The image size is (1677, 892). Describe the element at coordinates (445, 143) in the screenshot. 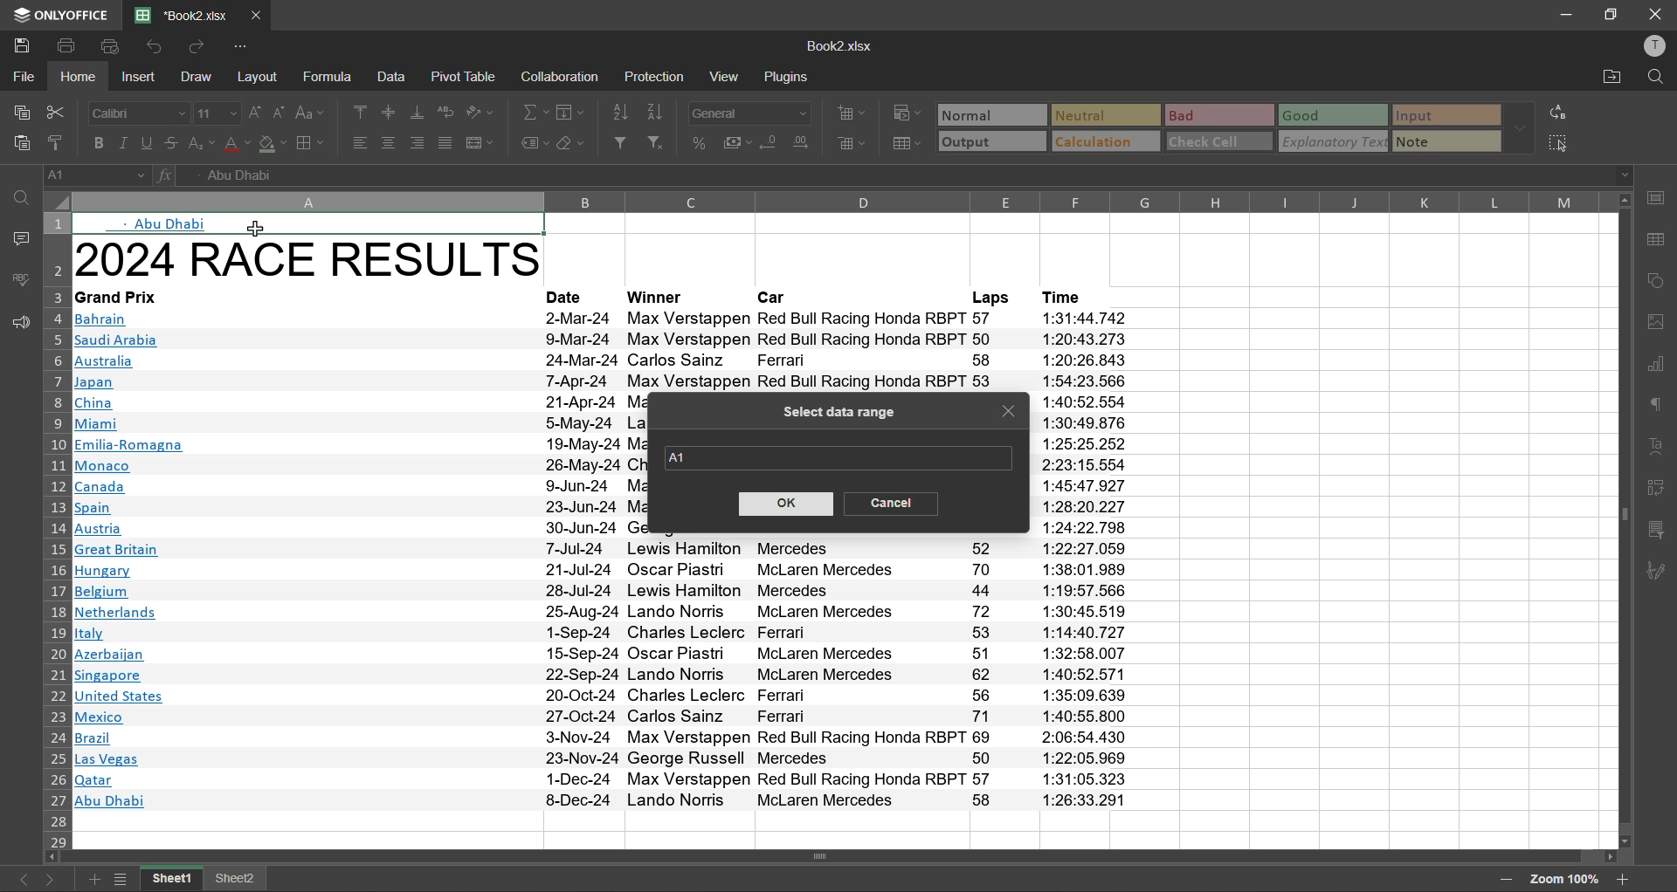

I see `justified` at that location.